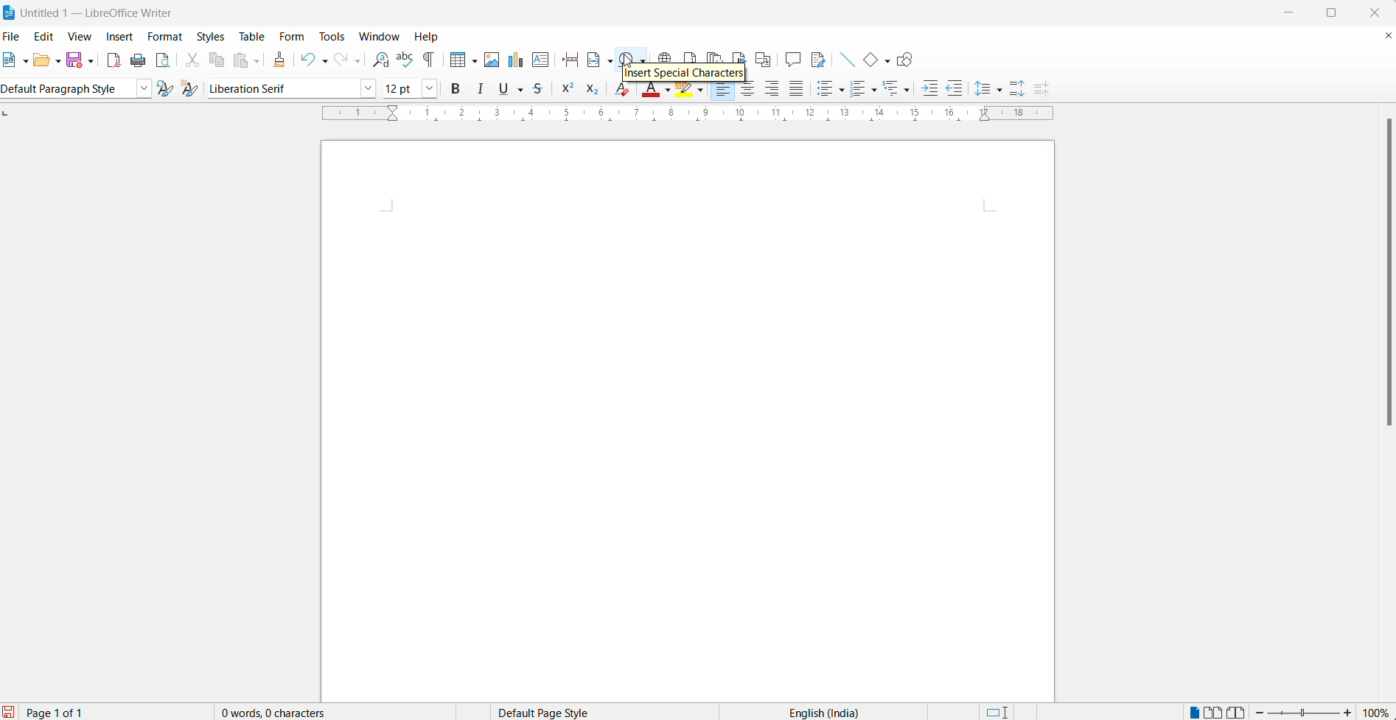 The width and height of the screenshot is (1396, 720). I want to click on text align right, so click(773, 90).